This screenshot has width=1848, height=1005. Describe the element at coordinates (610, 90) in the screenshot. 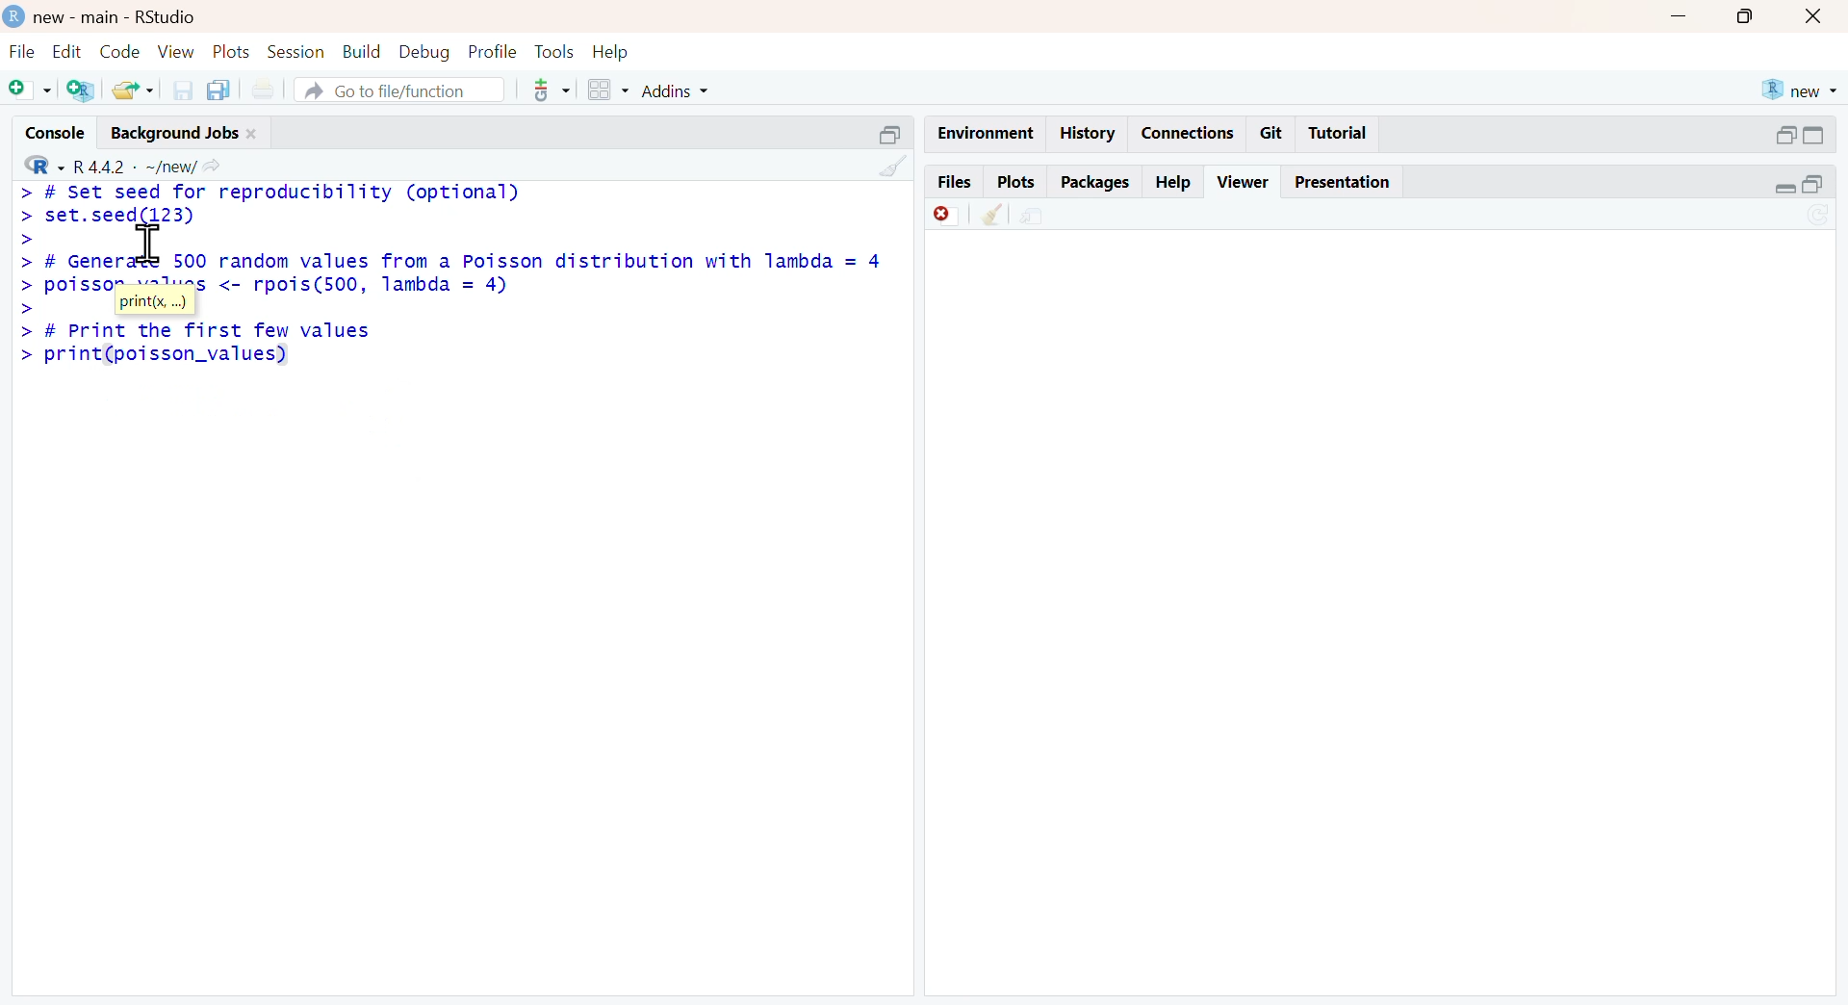

I see `grid` at that location.